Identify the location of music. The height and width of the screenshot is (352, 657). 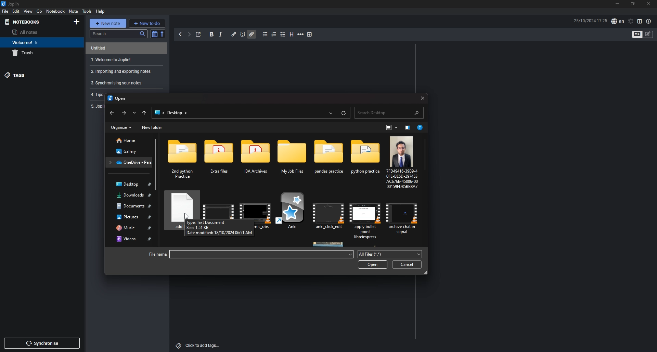
(132, 227).